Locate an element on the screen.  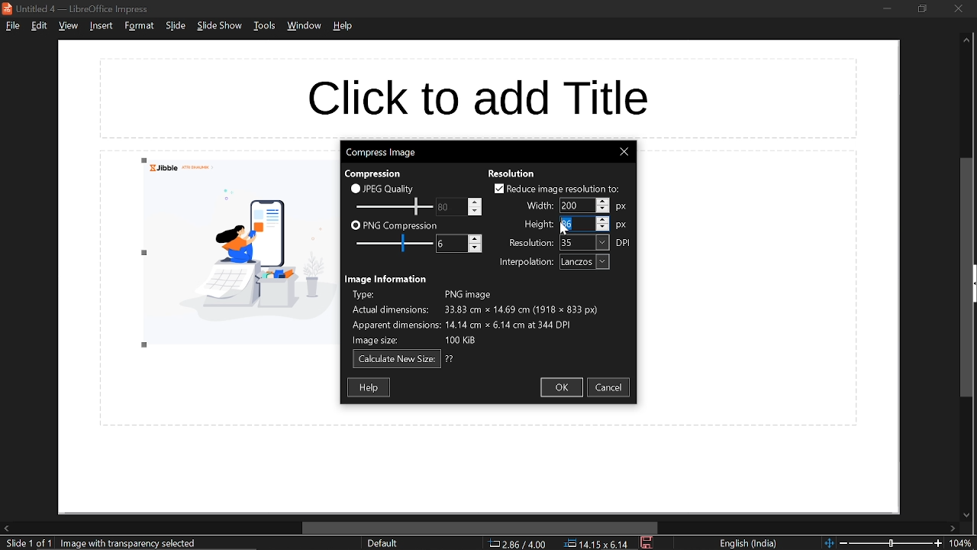
co-ordinate is located at coordinates (518, 543).